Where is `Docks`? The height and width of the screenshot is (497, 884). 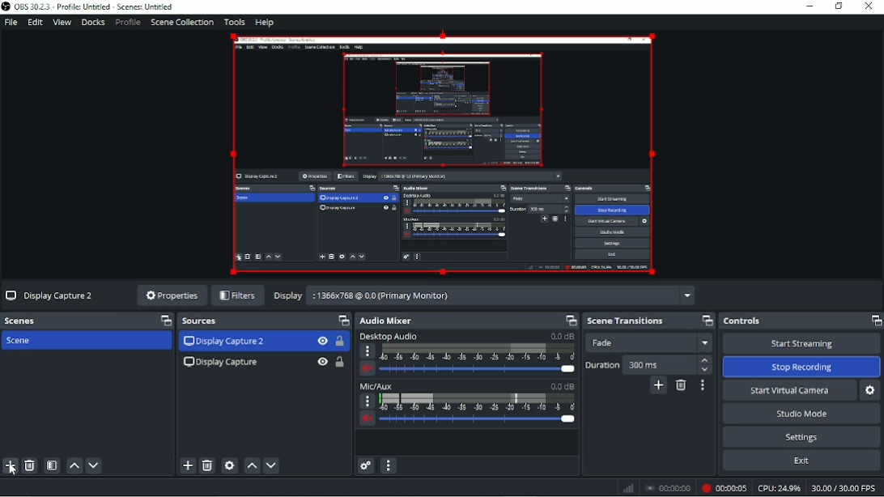 Docks is located at coordinates (93, 23).